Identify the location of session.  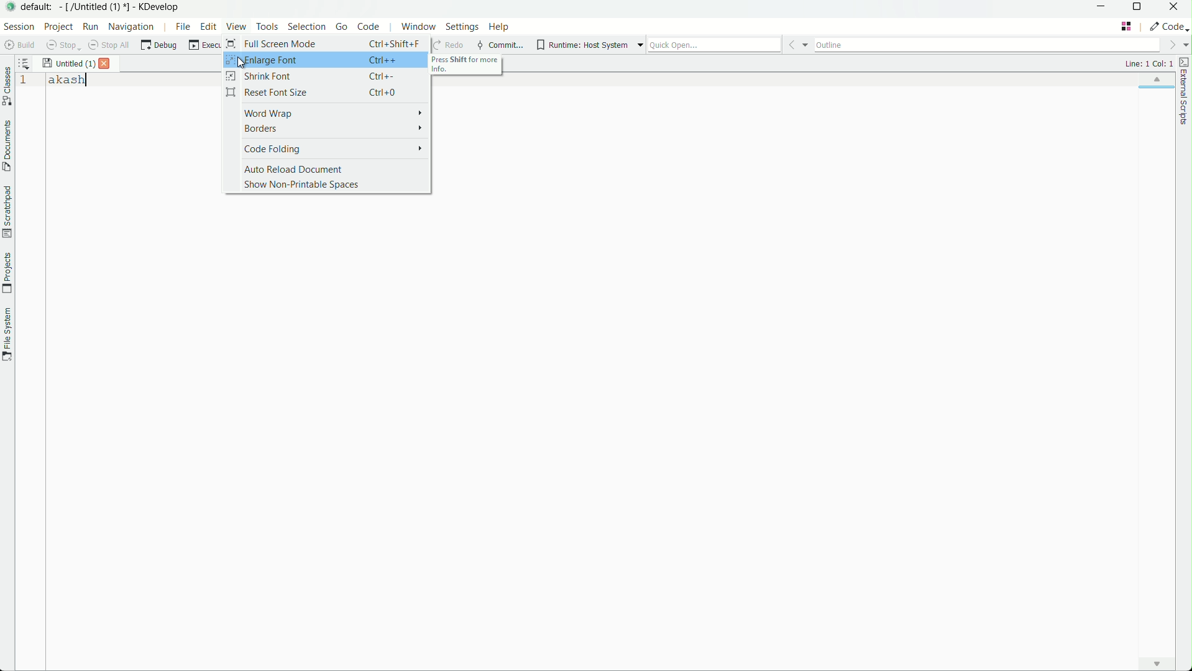
(20, 27).